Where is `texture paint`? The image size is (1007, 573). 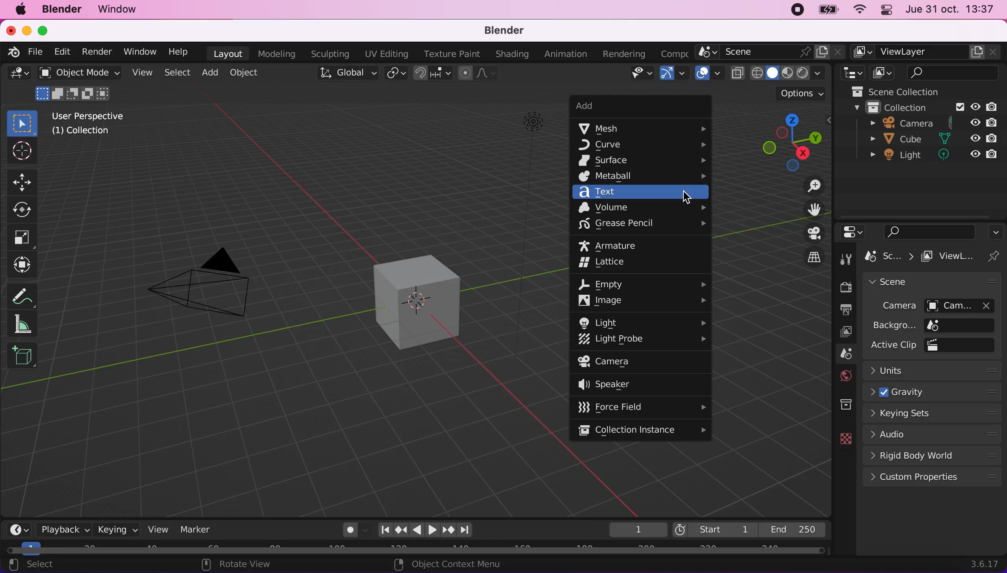 texture paint is located at coordinates (450, 52).